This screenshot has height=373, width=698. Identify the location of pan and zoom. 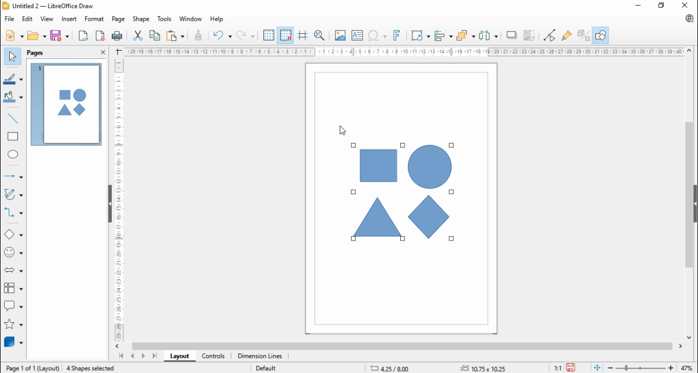
(320, 35).